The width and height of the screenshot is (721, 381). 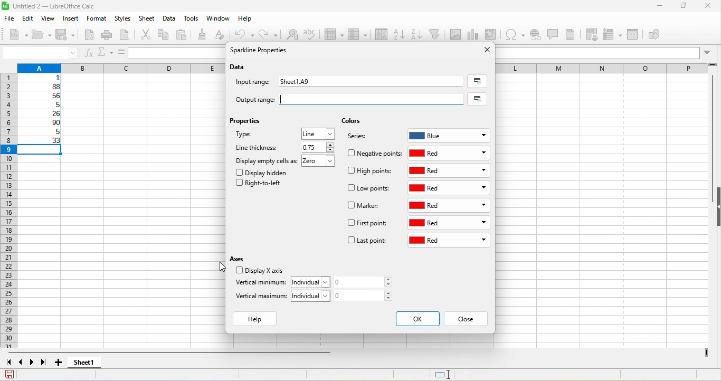 I want to click on rows, so click(x=8, y=212).